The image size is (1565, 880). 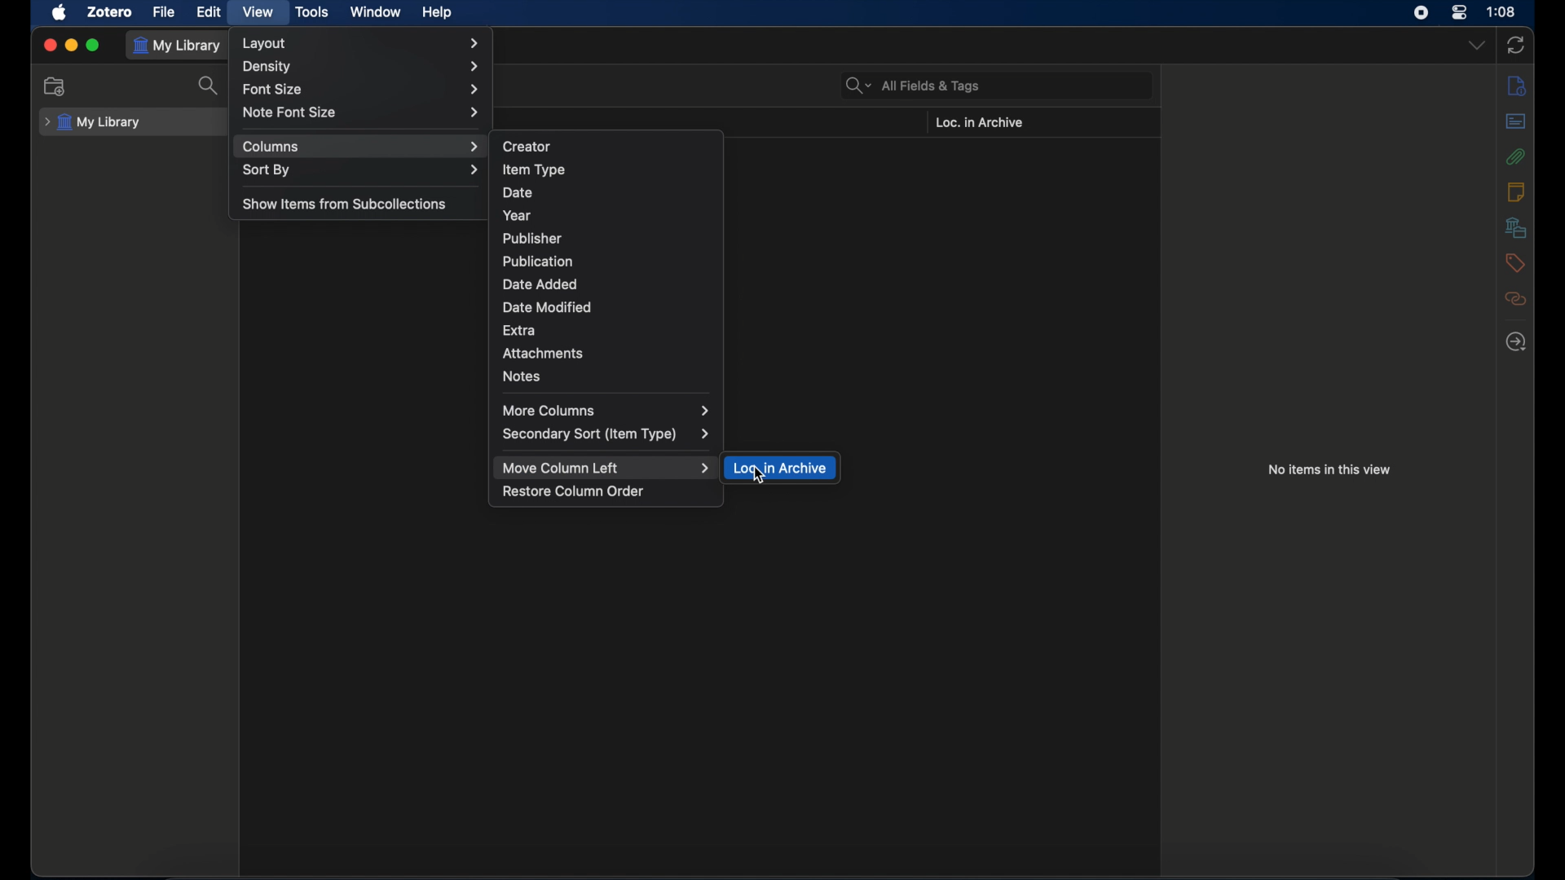 What do you see at coordinates (533, 239) in the screenshot?
I see `publisher` at bounding box center [533, 239].